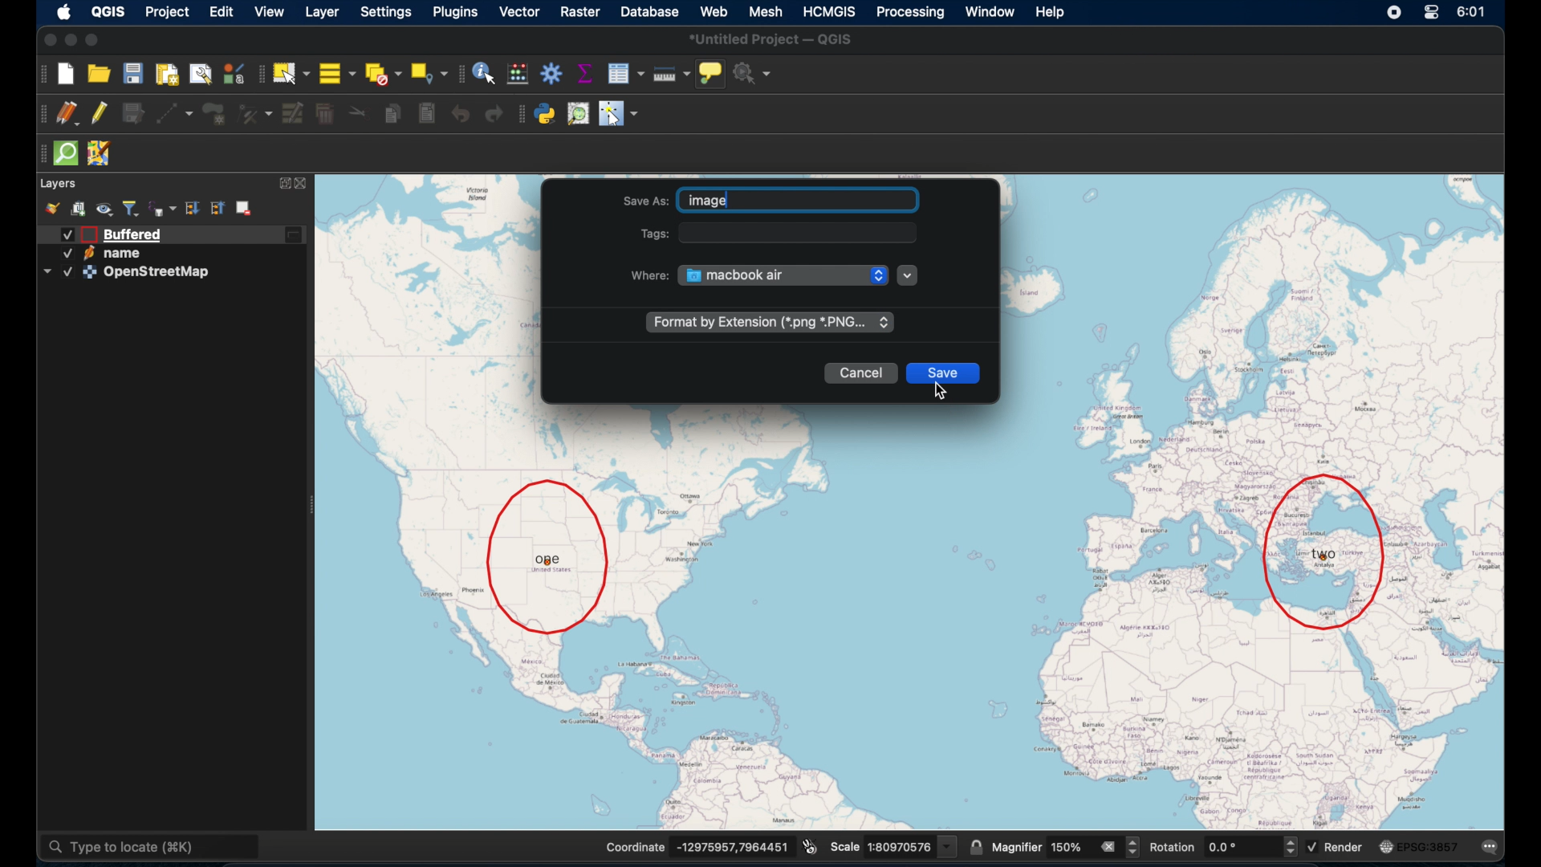 This screenshot has height=867, width=1541. Describe the element at coordinates (128, 254) in the screenshot. I see `name` at that location.